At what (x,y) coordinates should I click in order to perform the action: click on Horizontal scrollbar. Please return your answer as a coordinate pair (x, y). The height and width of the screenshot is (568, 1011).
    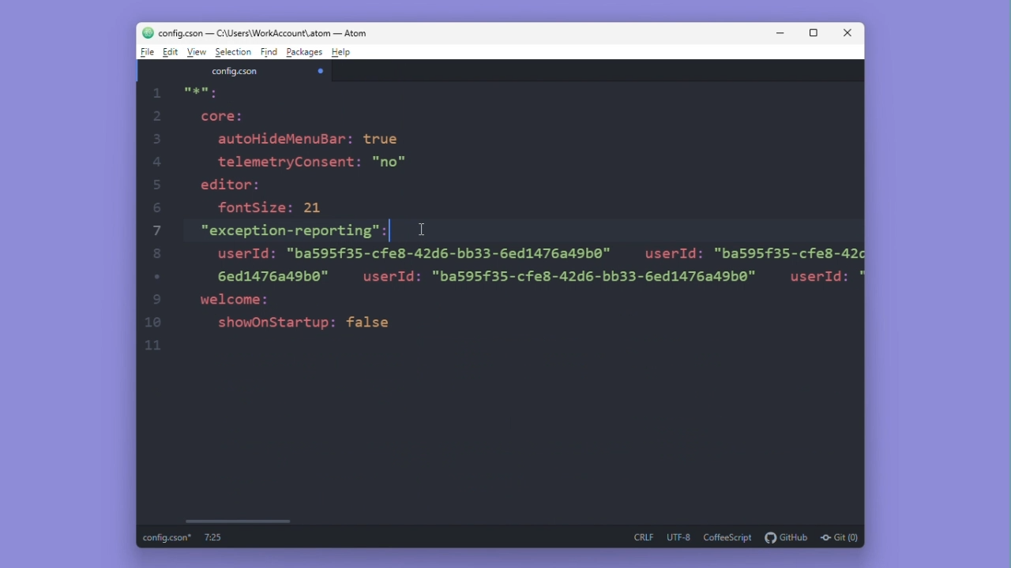
    Looking at the image, I should click on (261, 522).